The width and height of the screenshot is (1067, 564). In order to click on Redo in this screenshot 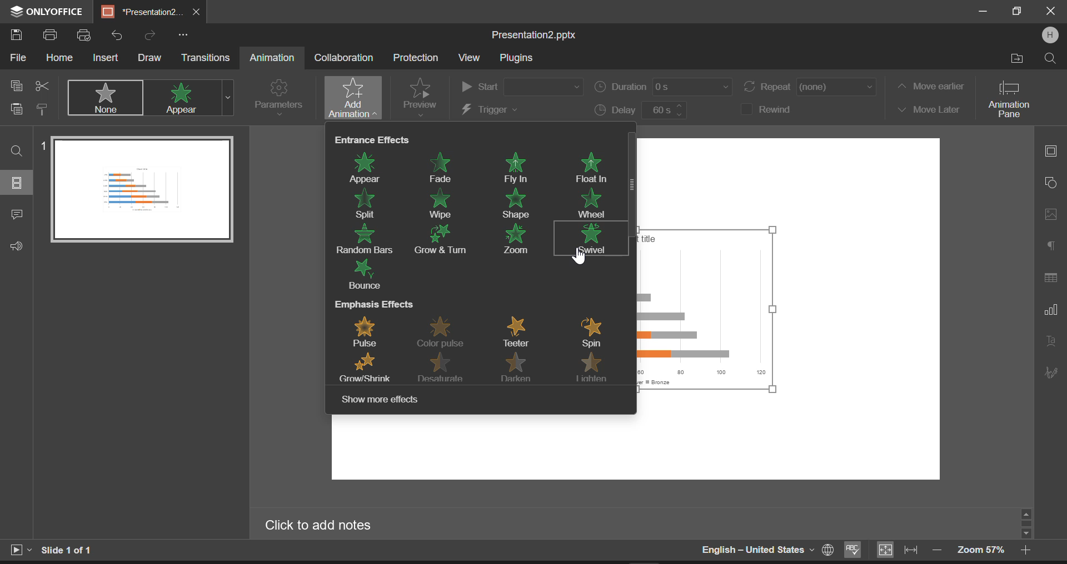, I will do `click(150, 34)`.